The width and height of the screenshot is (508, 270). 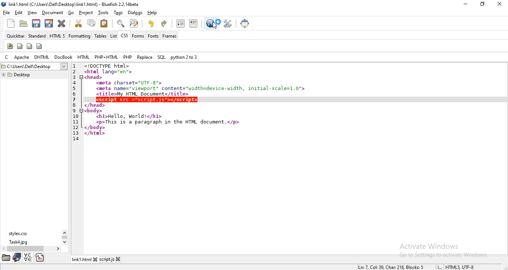 I want to click on docbook, so click(x=63, y=57).